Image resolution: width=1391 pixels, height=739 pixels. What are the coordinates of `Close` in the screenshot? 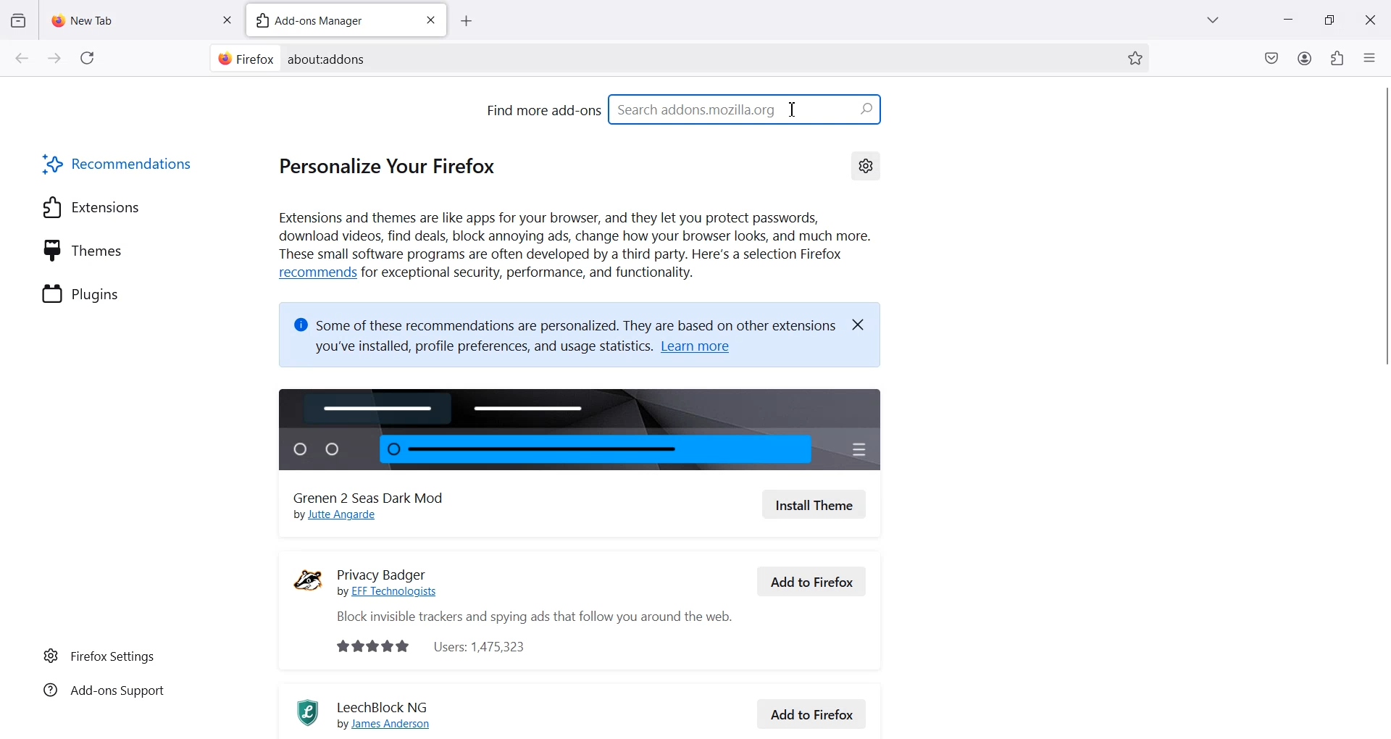 It's located at (864, 323).